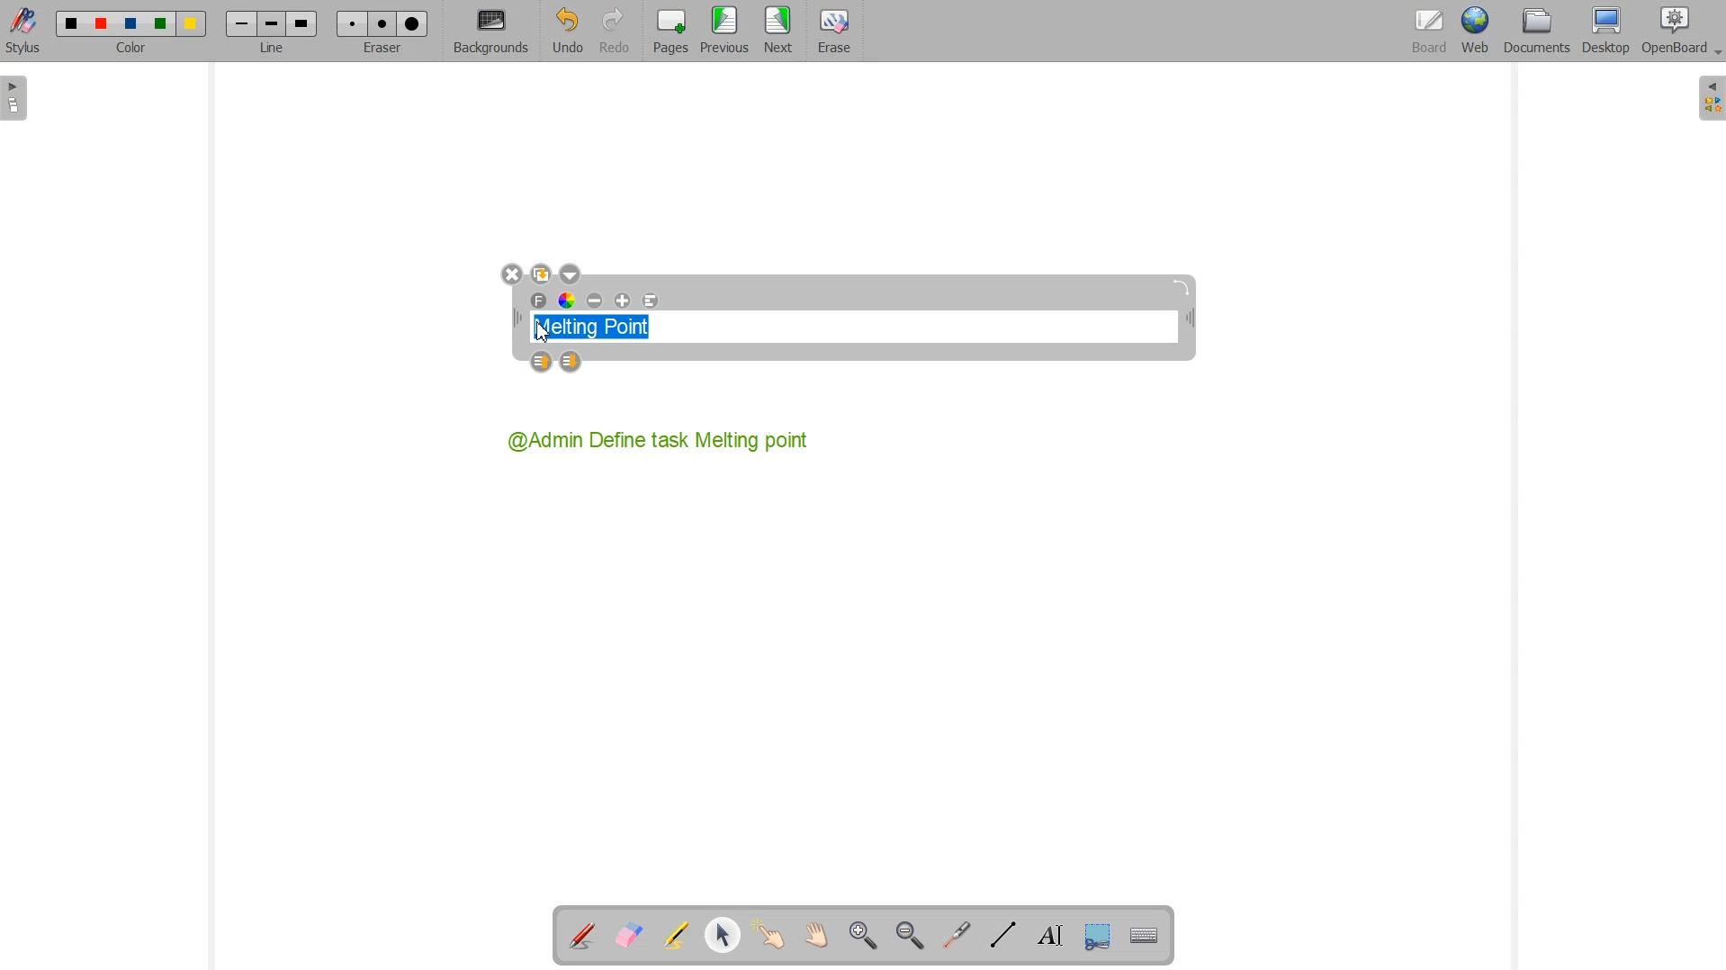  I want to click on Eraser, so click(832, 31).